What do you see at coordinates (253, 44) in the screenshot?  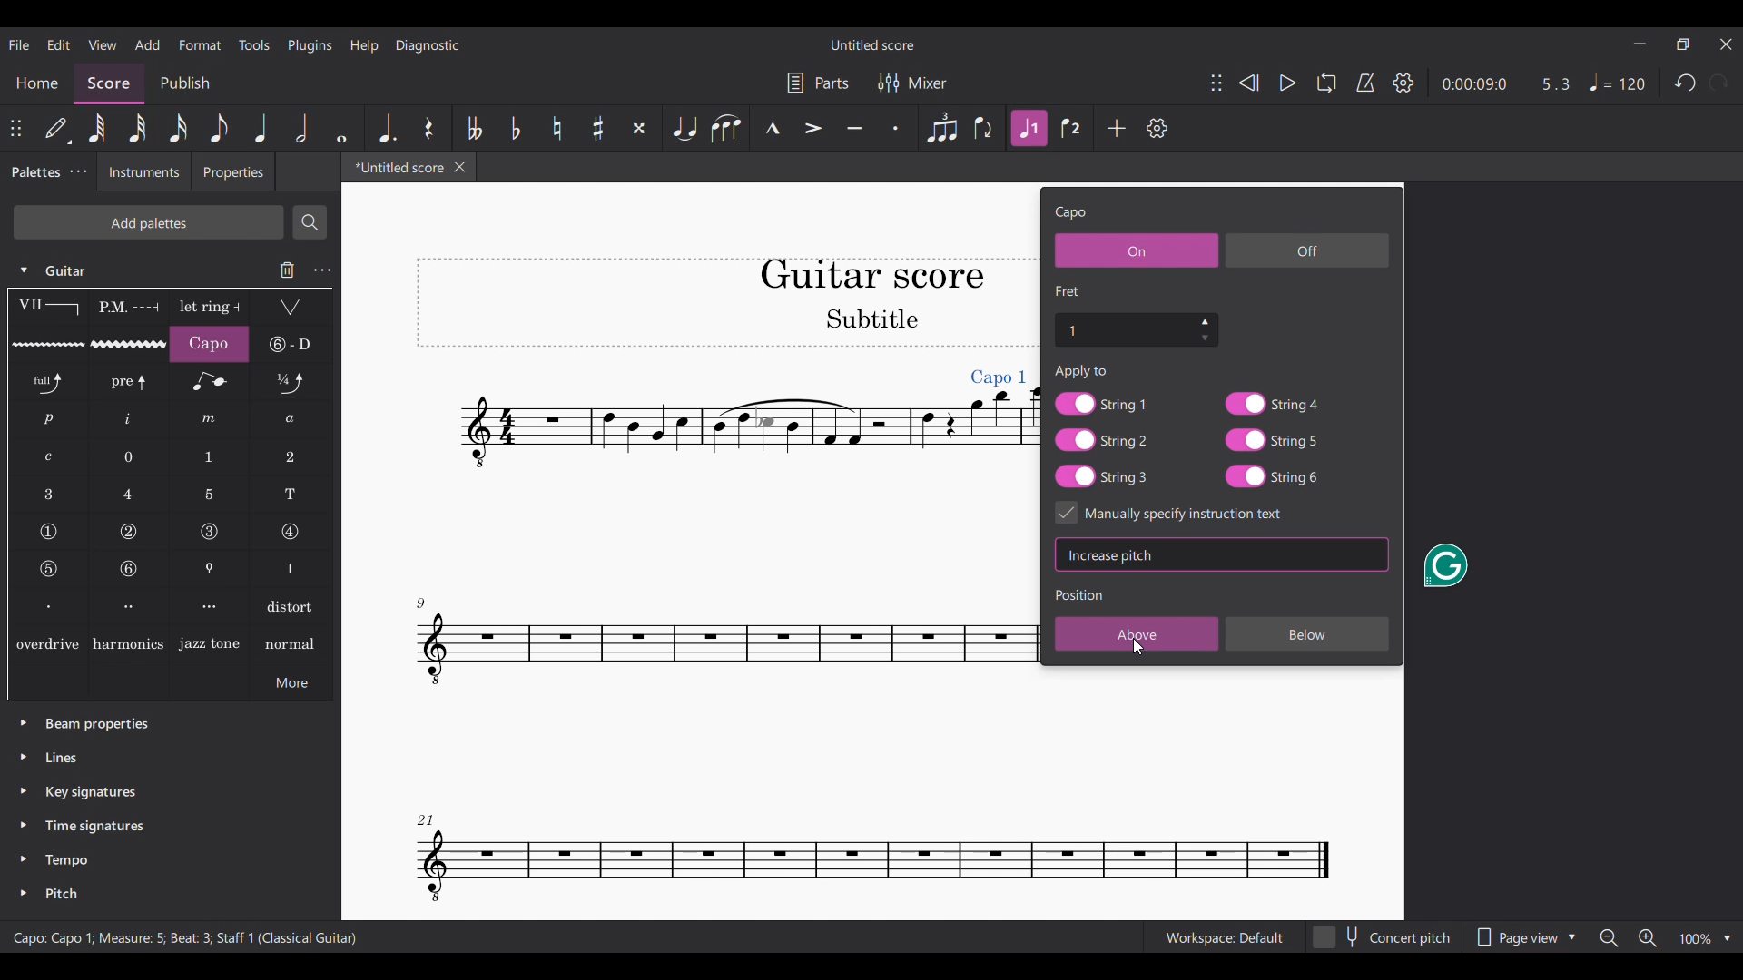 I see `Tools menu` at bounding box center [253, 44].